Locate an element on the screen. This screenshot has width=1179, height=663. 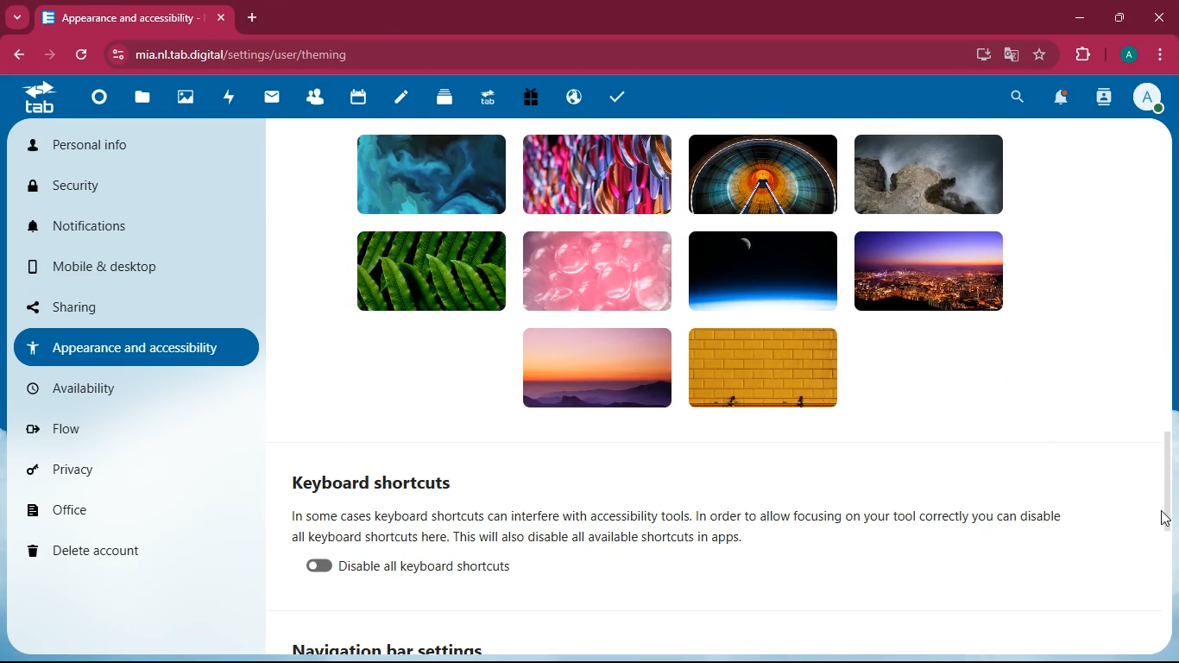
close is located at coordinates (1160, 18).